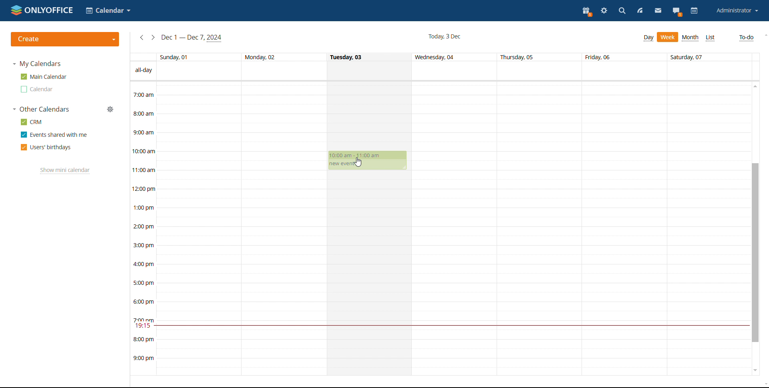 The width and height of the screenshot is (769, 388). I want to click on 12:00 pm, so click(145, 188).